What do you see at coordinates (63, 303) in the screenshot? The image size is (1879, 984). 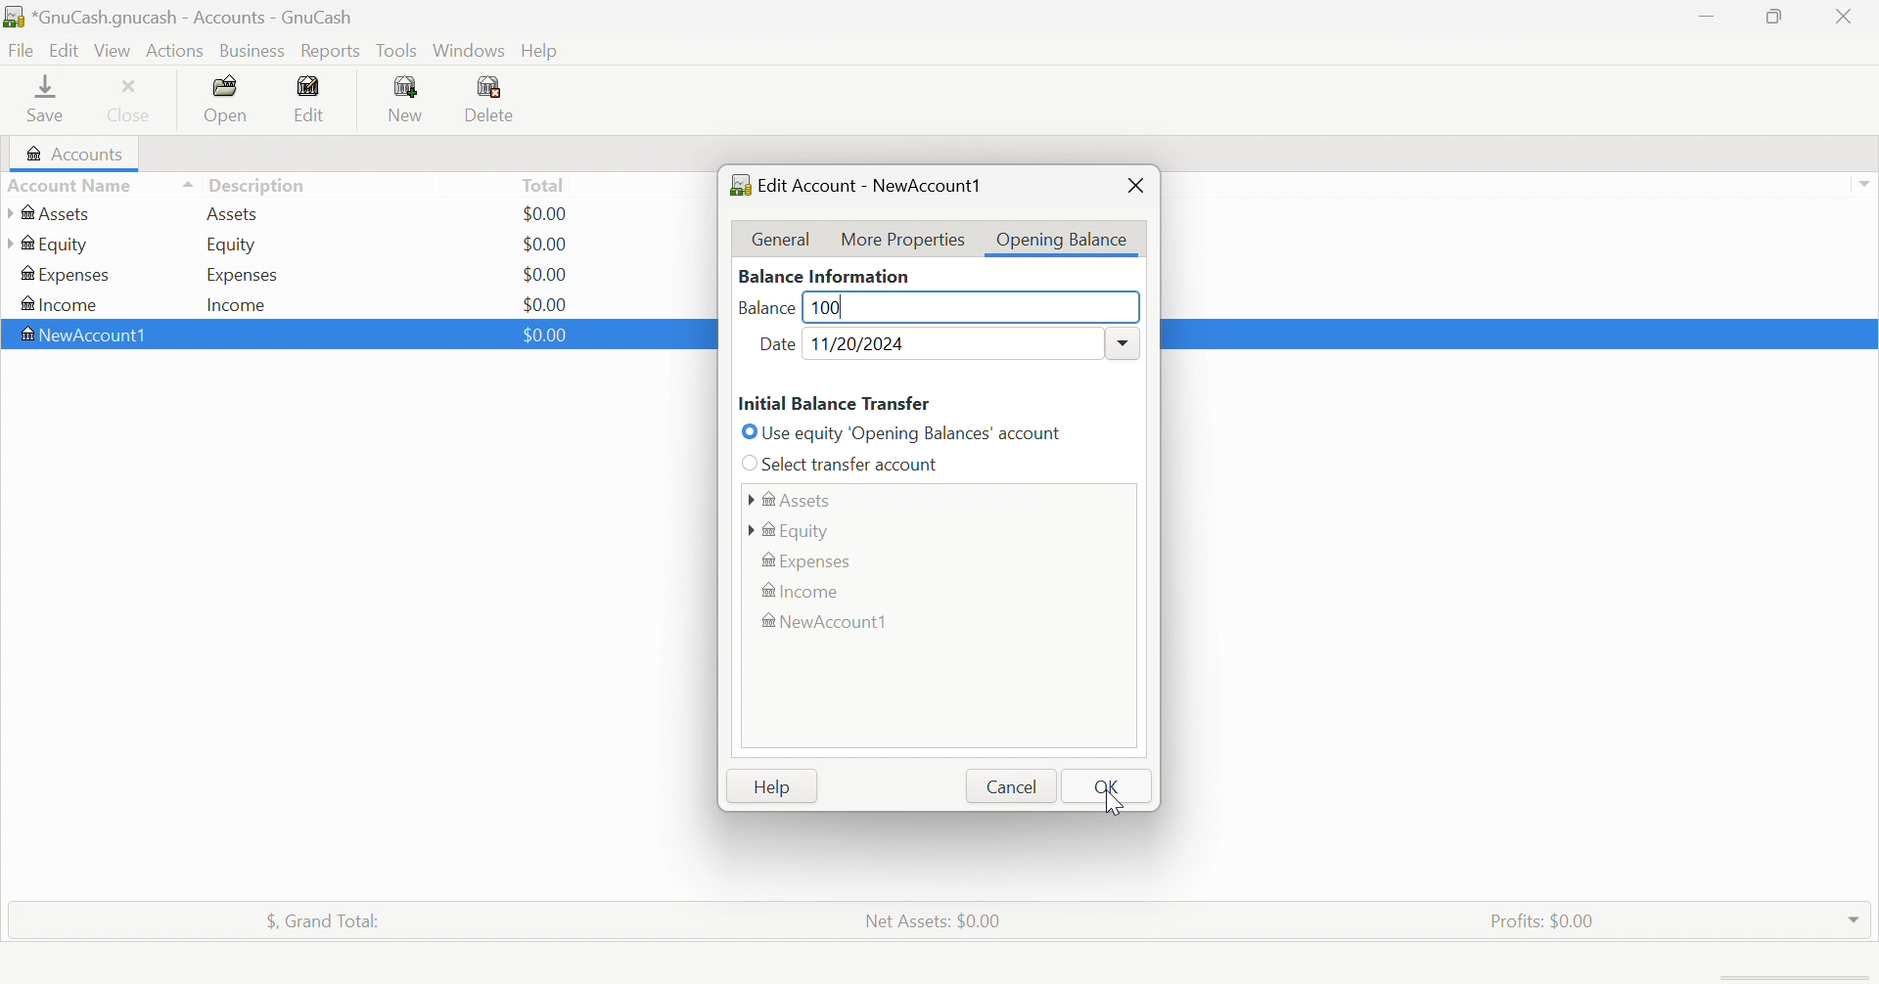 I see `Income` at bounding box center [63, 303].